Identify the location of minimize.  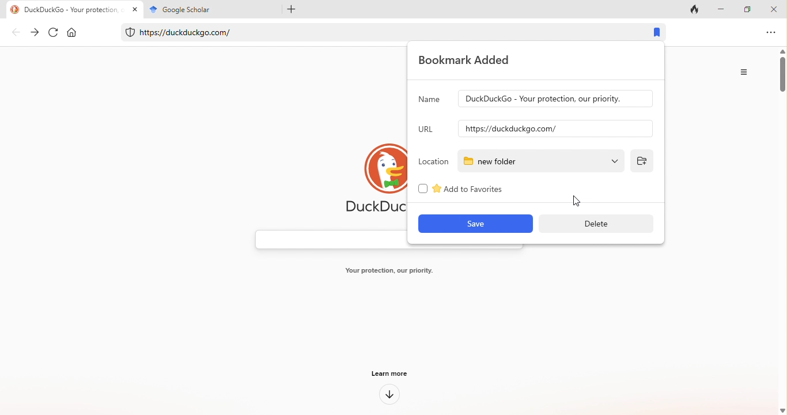
(723, 9).